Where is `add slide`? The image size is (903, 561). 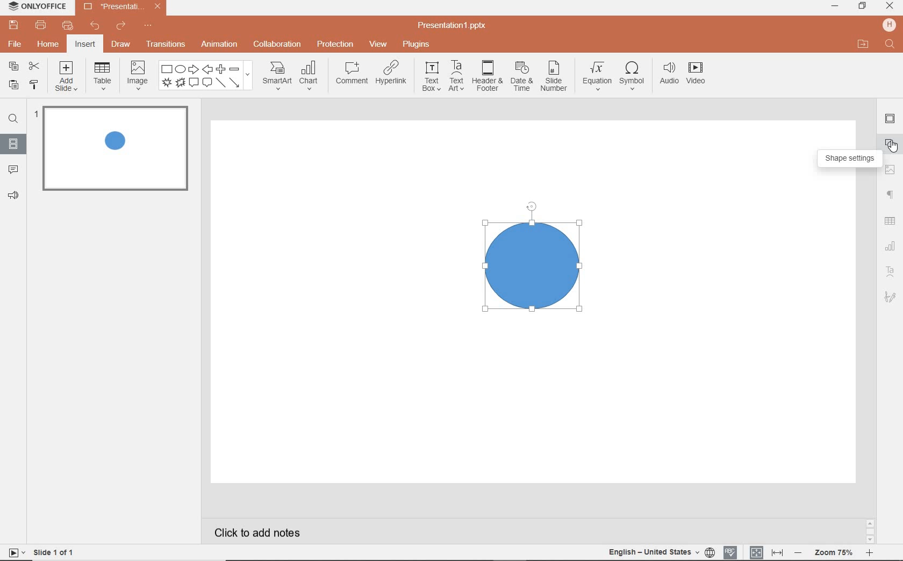 add slide is located at coordinates (67, 77).